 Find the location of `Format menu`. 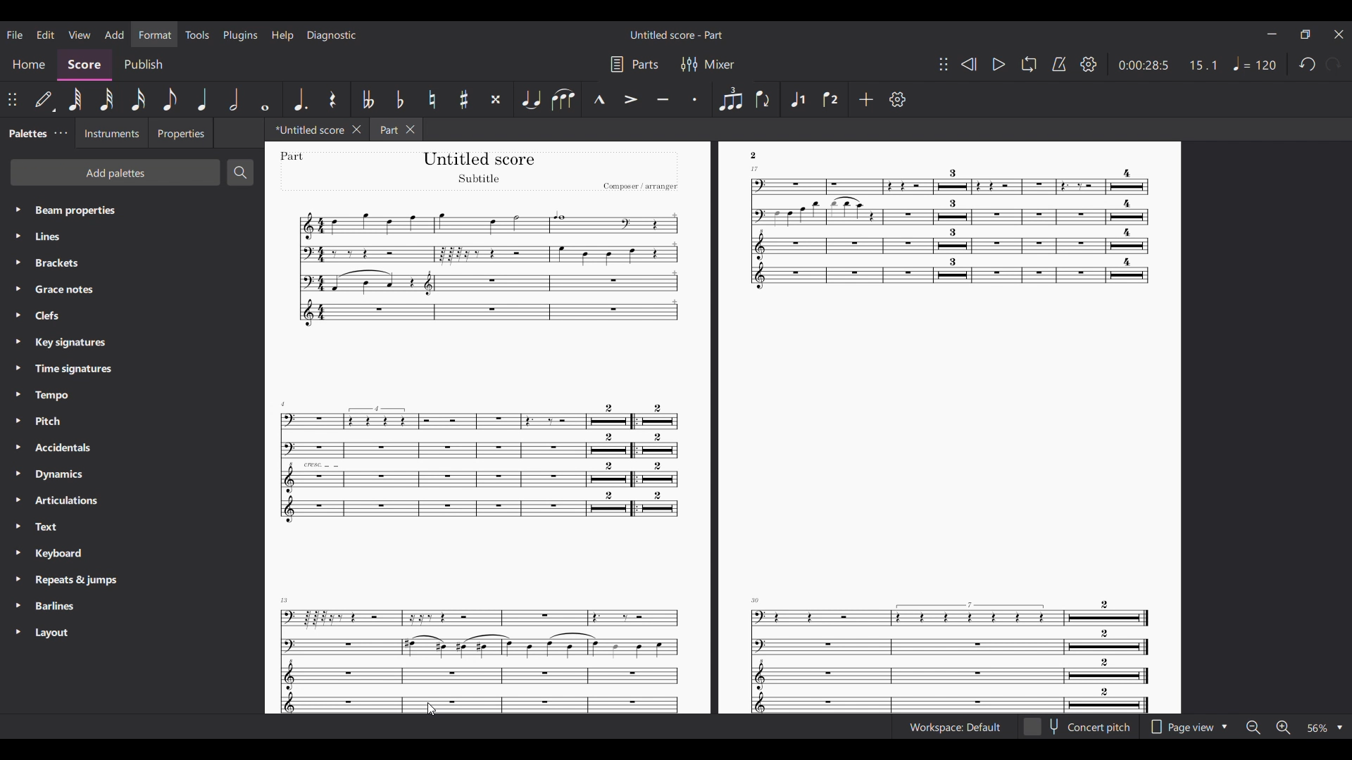

Format menu is located at coordinates (154, 34).